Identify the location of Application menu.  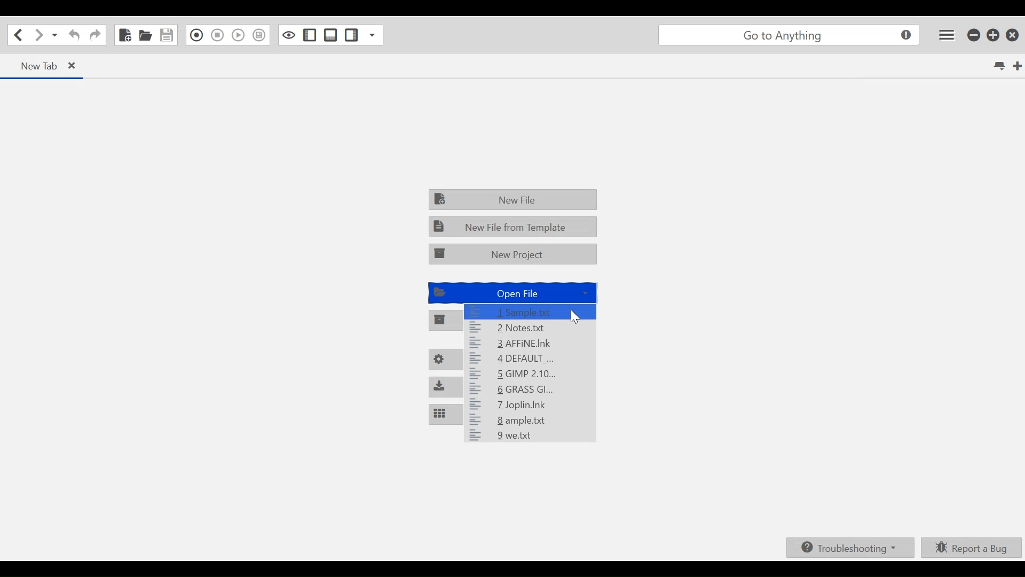
(947, 35).